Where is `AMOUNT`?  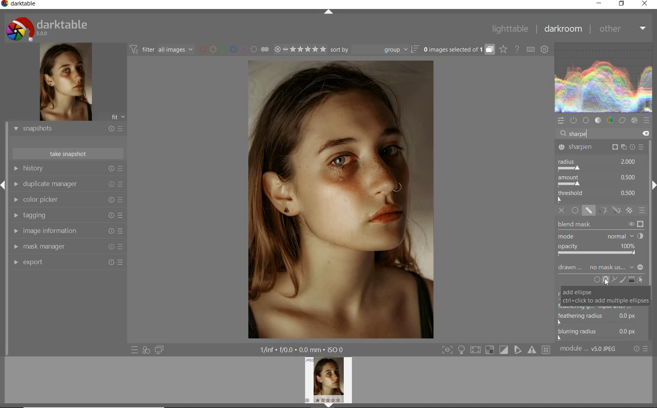
AMOUNT is located at coordinates (597, 181).